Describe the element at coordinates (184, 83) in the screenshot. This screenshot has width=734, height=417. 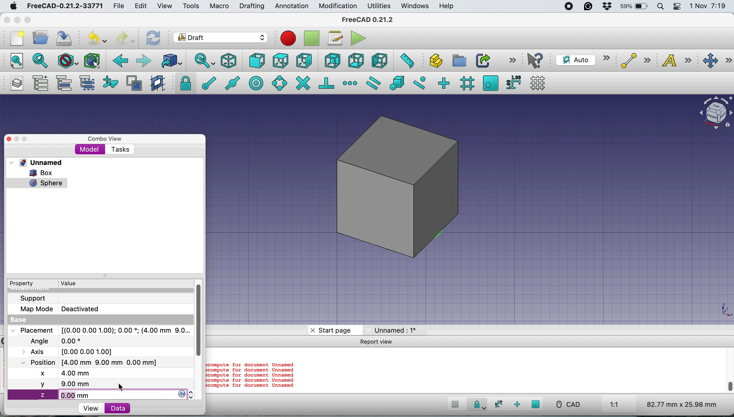
I see `snap lock` at that location.